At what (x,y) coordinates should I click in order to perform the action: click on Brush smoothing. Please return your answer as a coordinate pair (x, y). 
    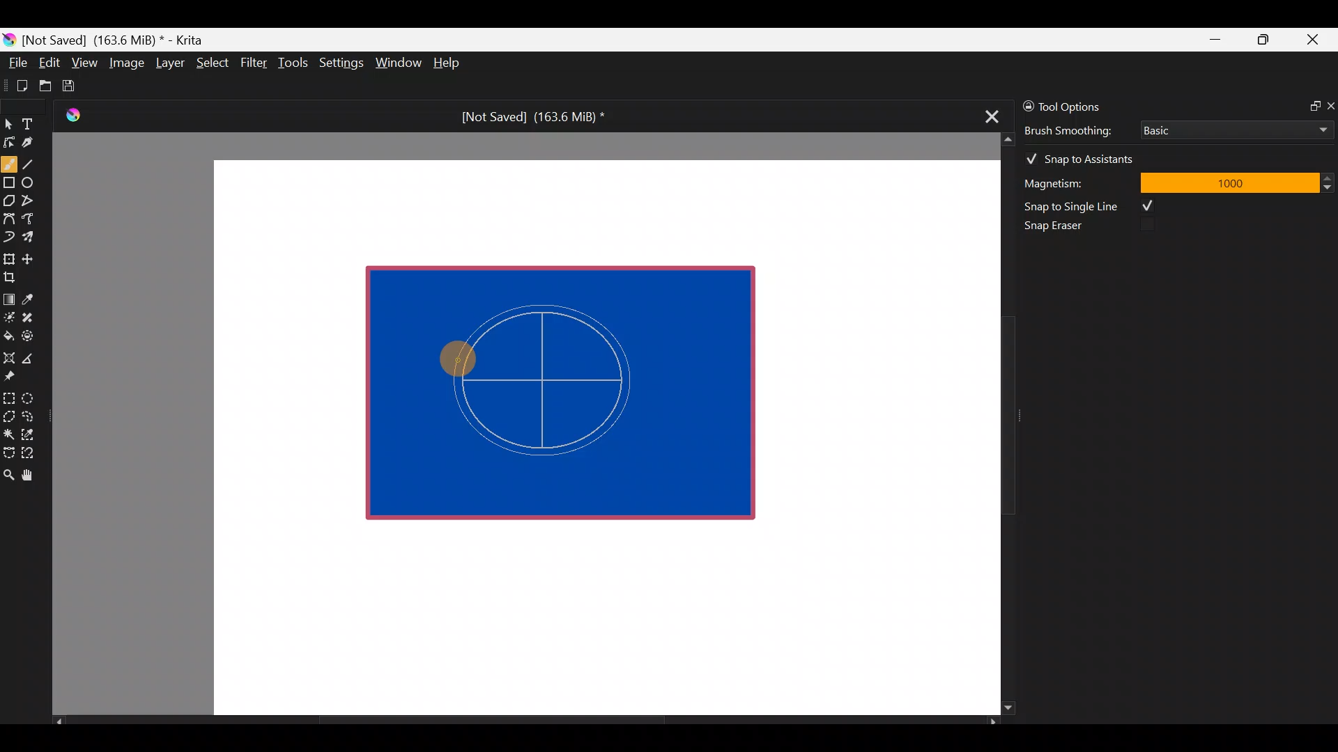
    Looking at the image, I should click on (1077, 130).